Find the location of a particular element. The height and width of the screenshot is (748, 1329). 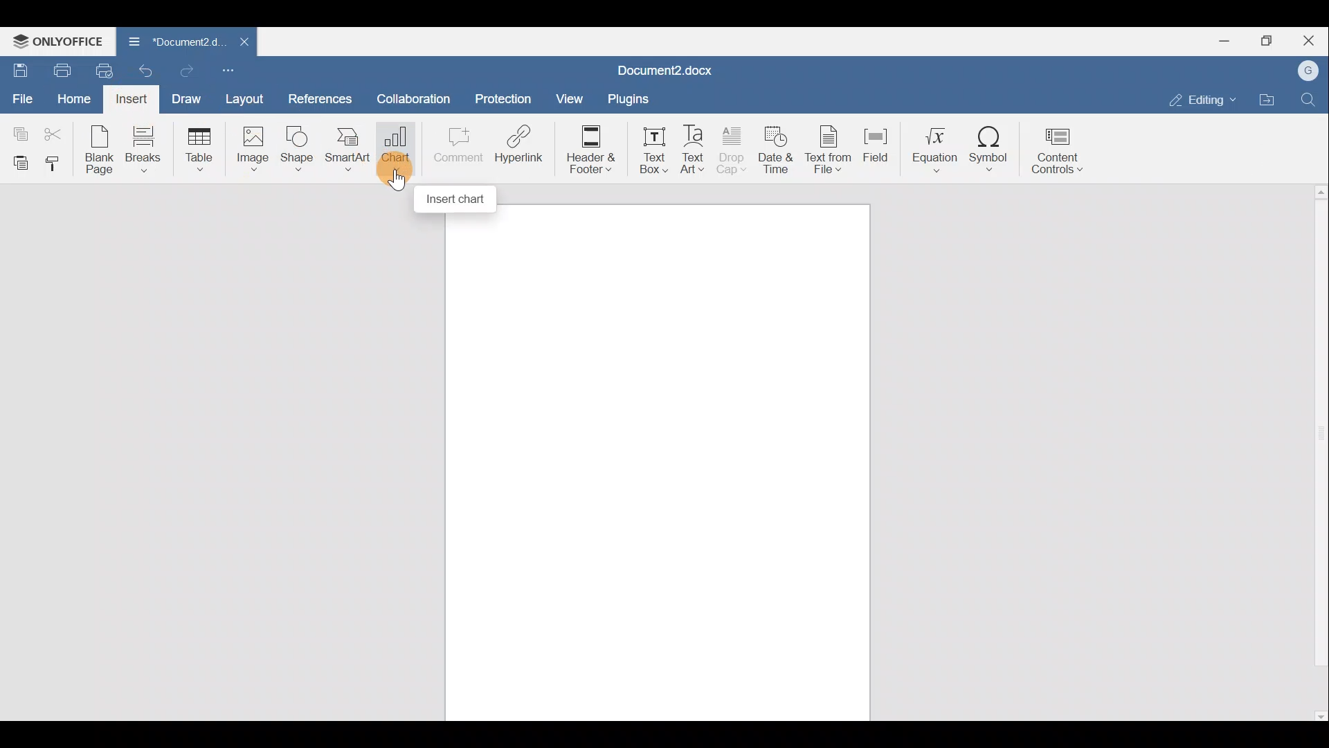

Home is located at coordinates (73, 99).